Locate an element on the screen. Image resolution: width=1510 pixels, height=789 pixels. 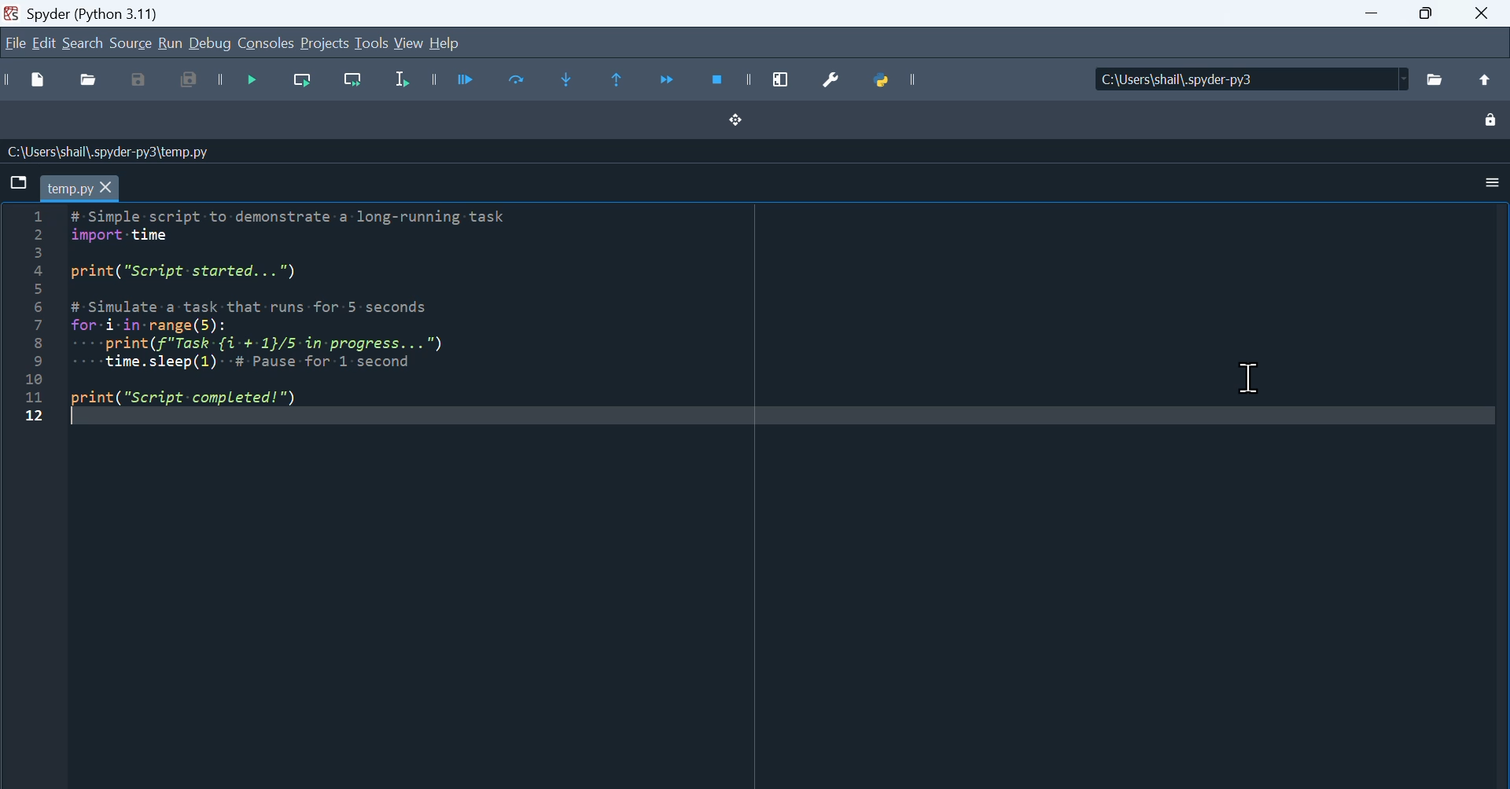
Edit is located at coordinates (44, 42).